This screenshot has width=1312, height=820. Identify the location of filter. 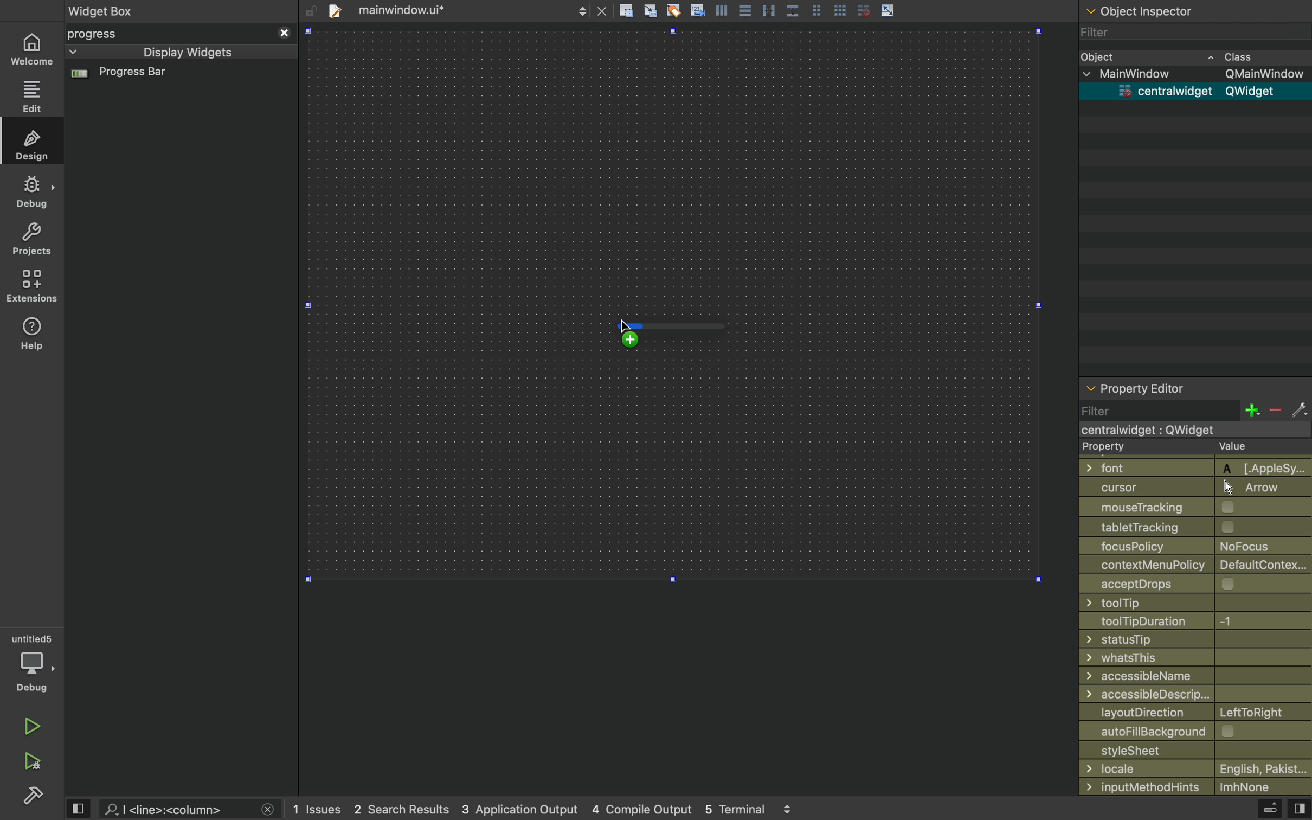
(1194, 410).